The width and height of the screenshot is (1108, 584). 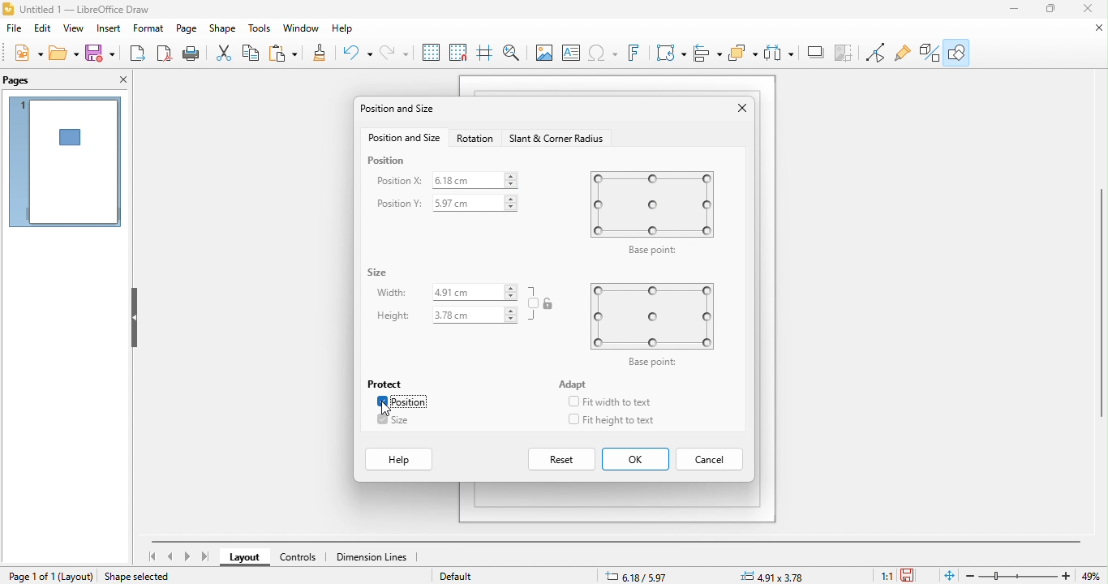 What do you see at coordinates (474, 316) in the screenshot?
I see `3.78 cm` at bounding box center [474, 316].